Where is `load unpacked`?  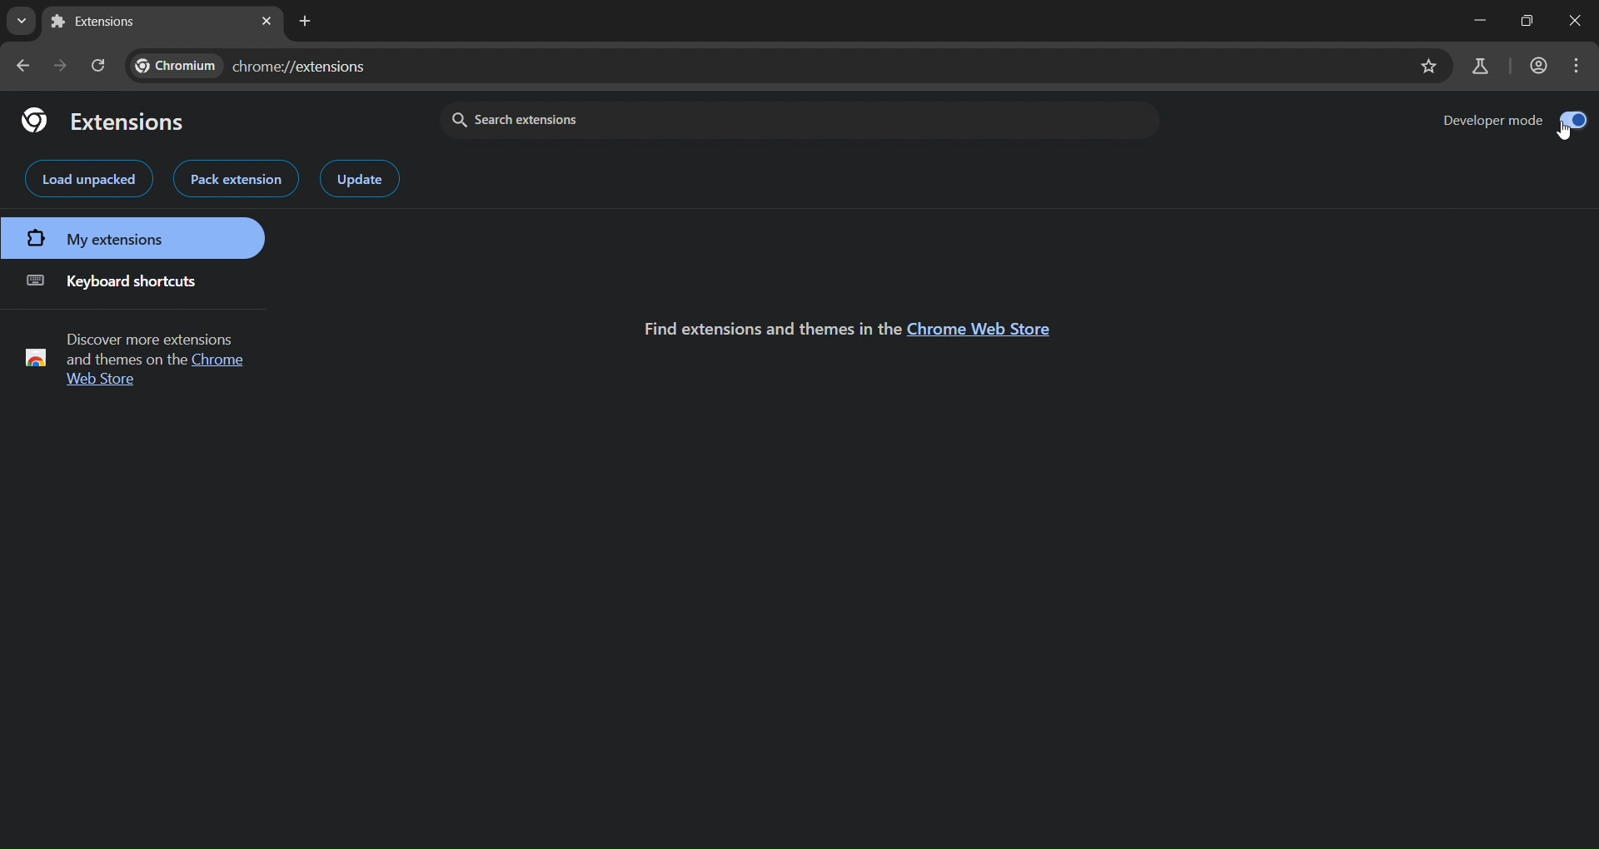 load unpacked is located at coordinates (89, 179).